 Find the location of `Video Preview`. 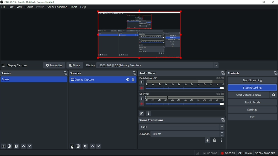

Video Preview is located at coordinates (139, 35).